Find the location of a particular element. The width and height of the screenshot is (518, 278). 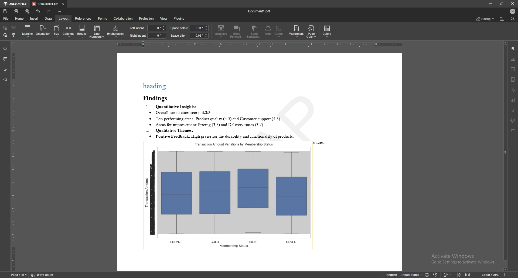

protection is located at coordinates (147, 19).